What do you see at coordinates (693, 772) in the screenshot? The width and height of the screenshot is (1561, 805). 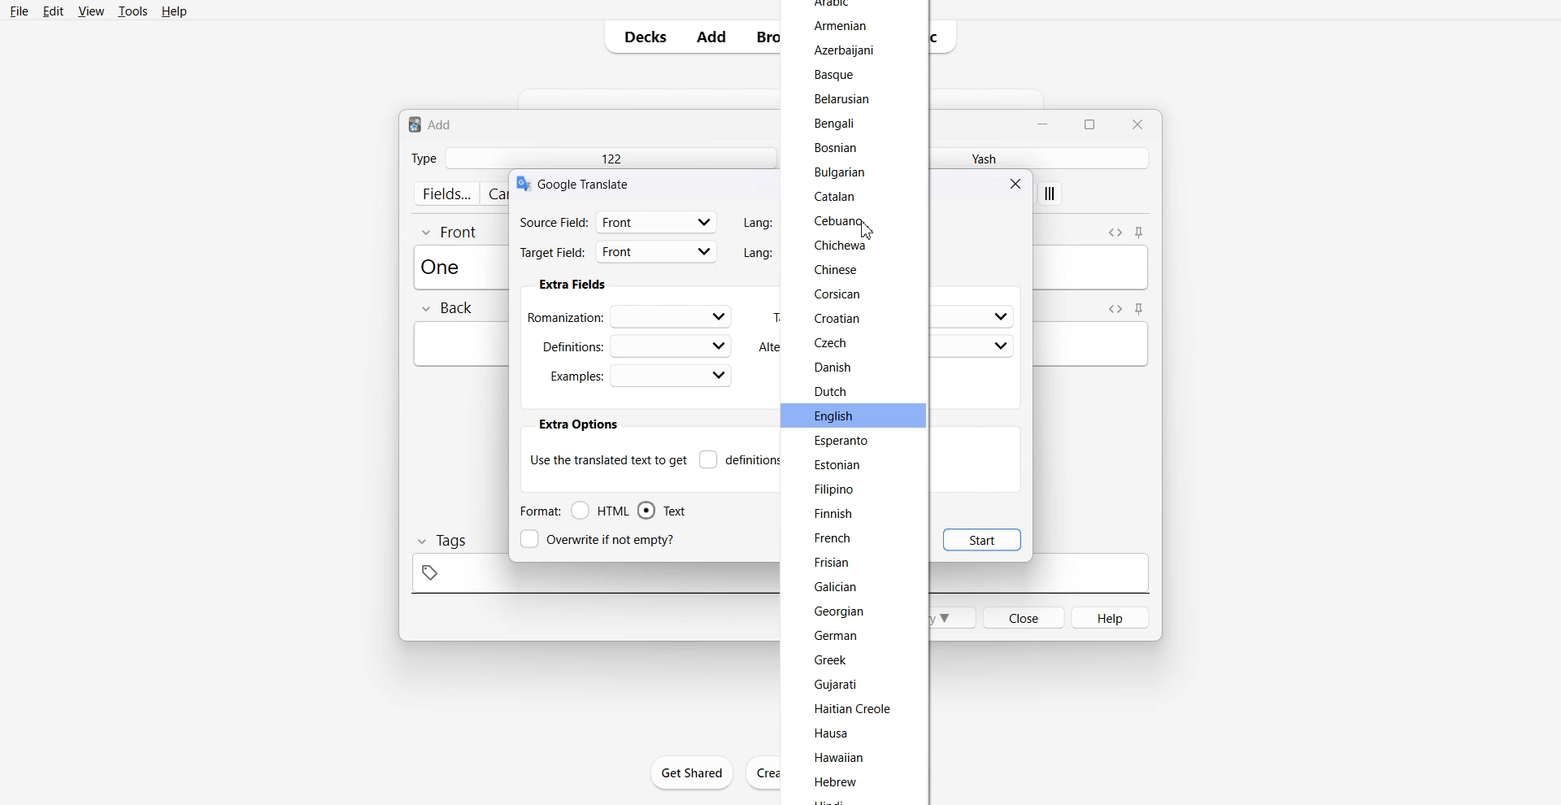 I see `Get Shared` at bounding box center [693, 772].